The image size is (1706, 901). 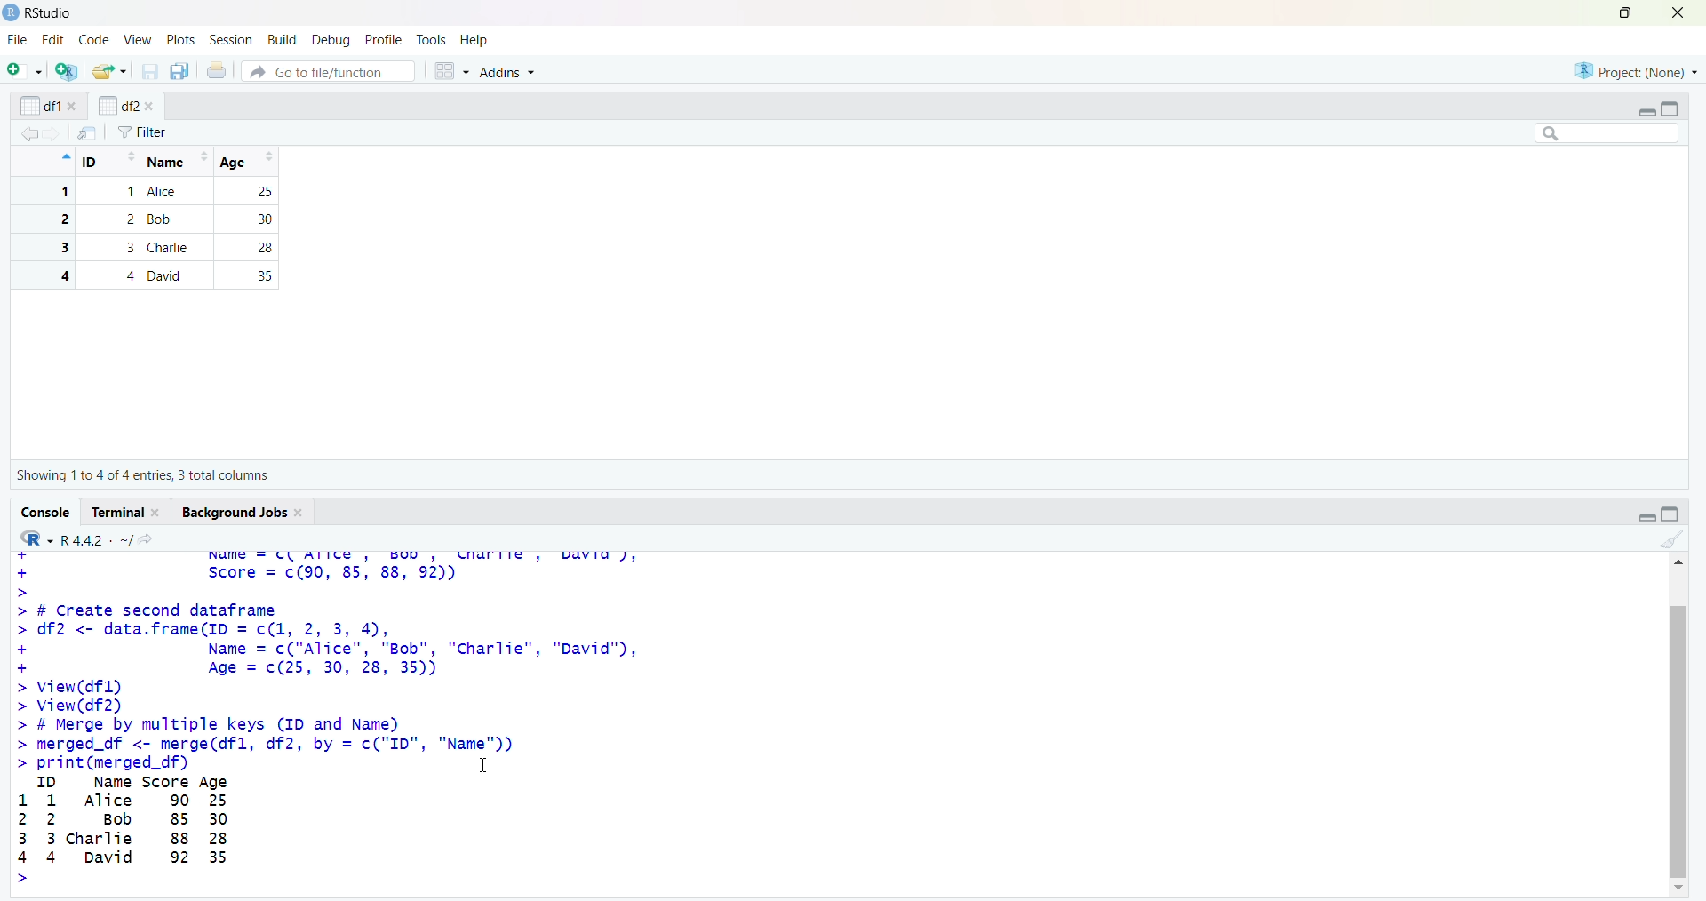 What do you see at coordinates (506, 71) in the screenshot?
I see `Addins ` at bounding box center [506, 71].